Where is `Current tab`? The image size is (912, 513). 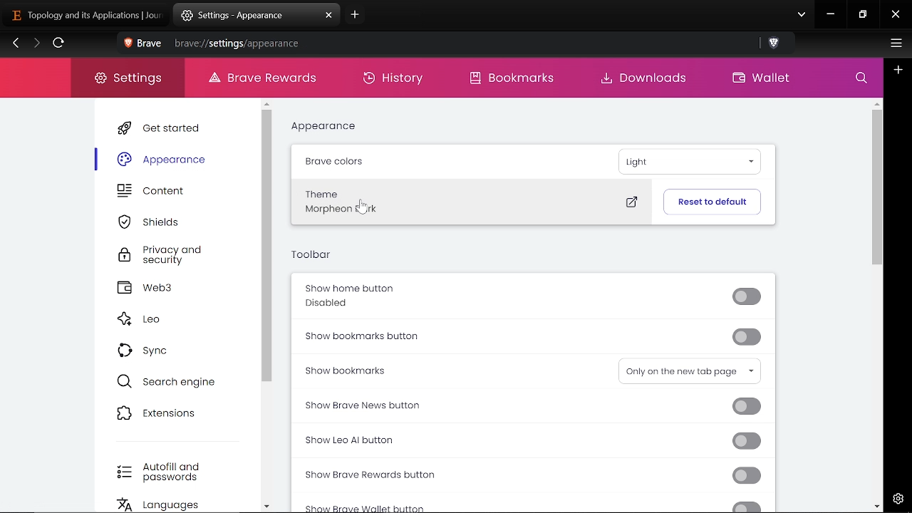
Current tab is located at coordinates (81, 14).